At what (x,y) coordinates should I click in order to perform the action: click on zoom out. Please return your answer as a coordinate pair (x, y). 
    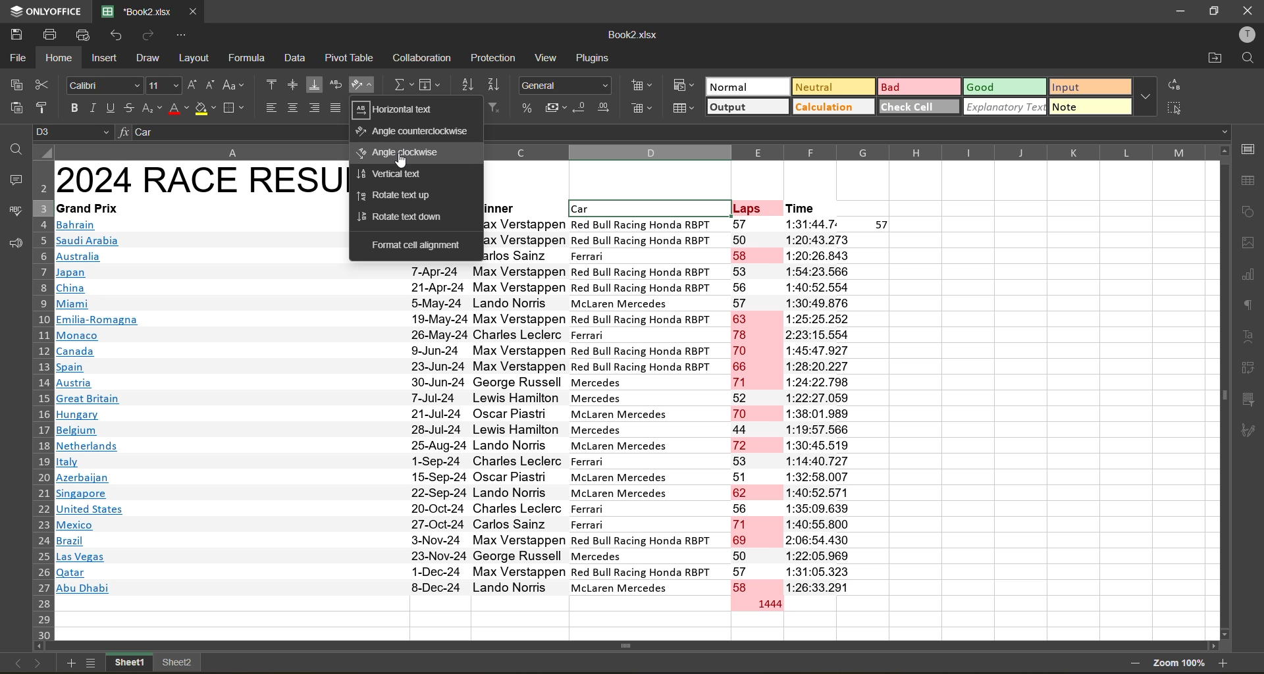
    Looking at the image, I should click on (1133, 662).